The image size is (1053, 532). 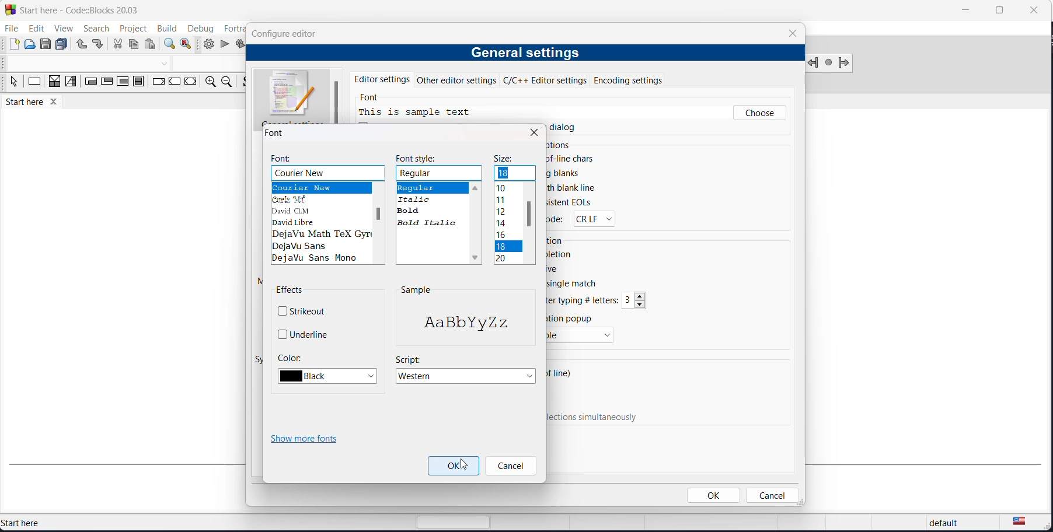 I want to click on cancel, so click(x=510, y=467).